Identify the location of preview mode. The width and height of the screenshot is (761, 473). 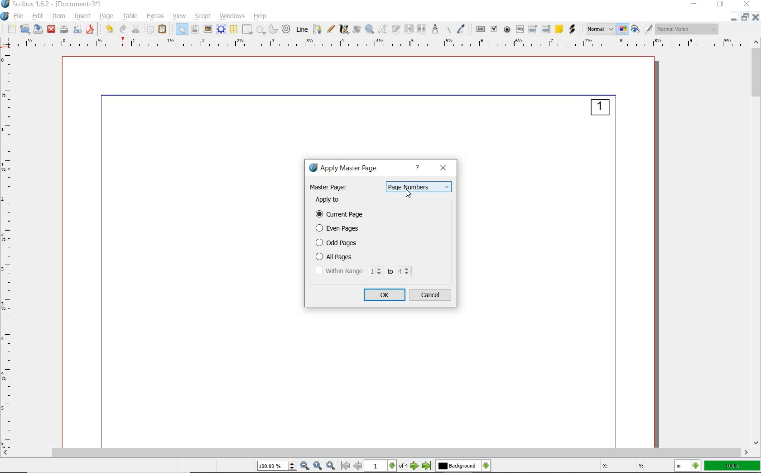
(643, 29).